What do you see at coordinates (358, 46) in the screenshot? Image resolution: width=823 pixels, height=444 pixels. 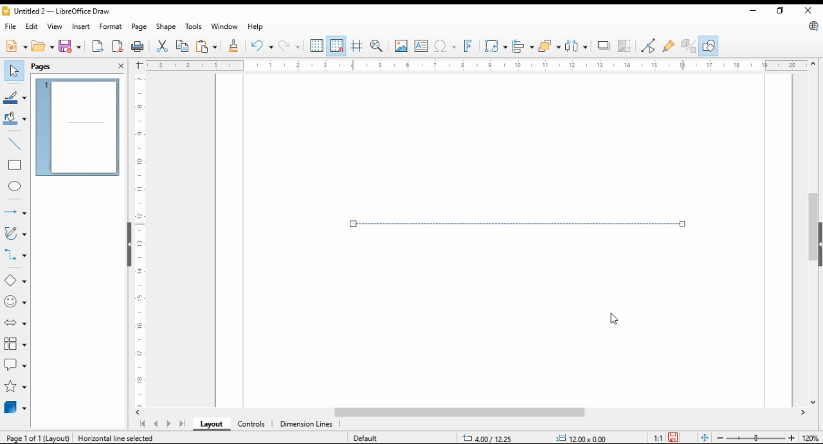 I see `helplines while moving` at bounding box center [358, 46].